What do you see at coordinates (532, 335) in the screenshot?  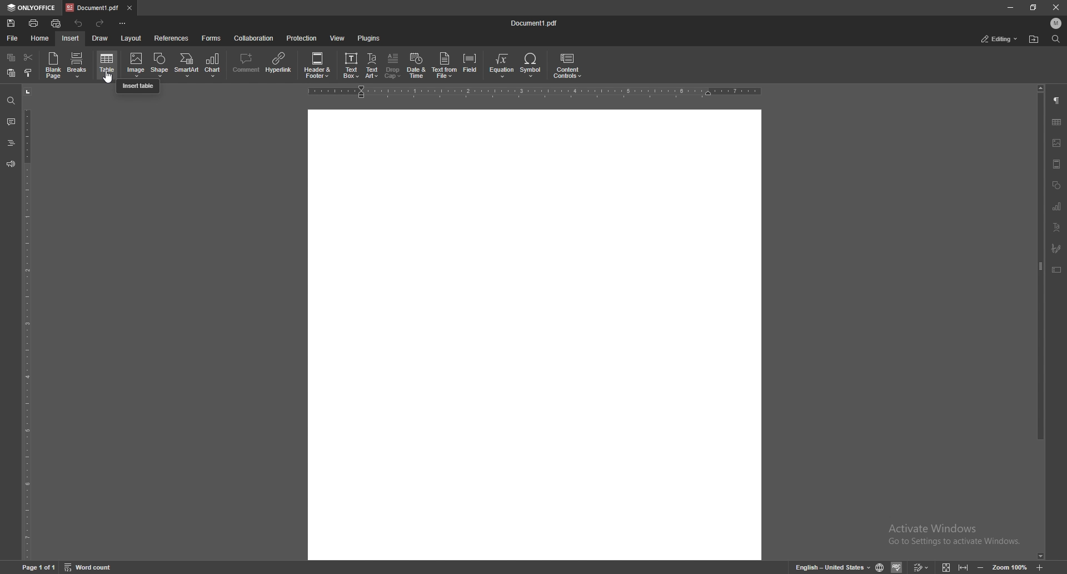 I see `document` at bounding box center [532, 335].